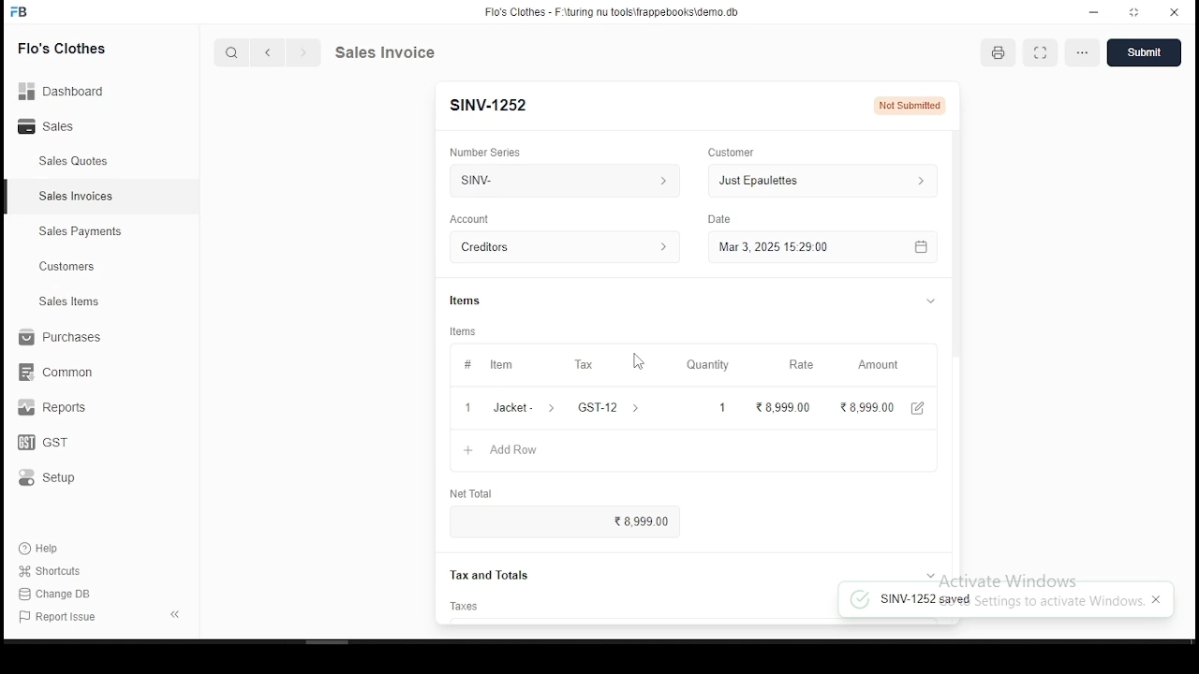 The image size is (1199, 674). What do you see at coordinates (1149, 52) in the screenshot?
I see `submit` at bounding box center [1149, 52].